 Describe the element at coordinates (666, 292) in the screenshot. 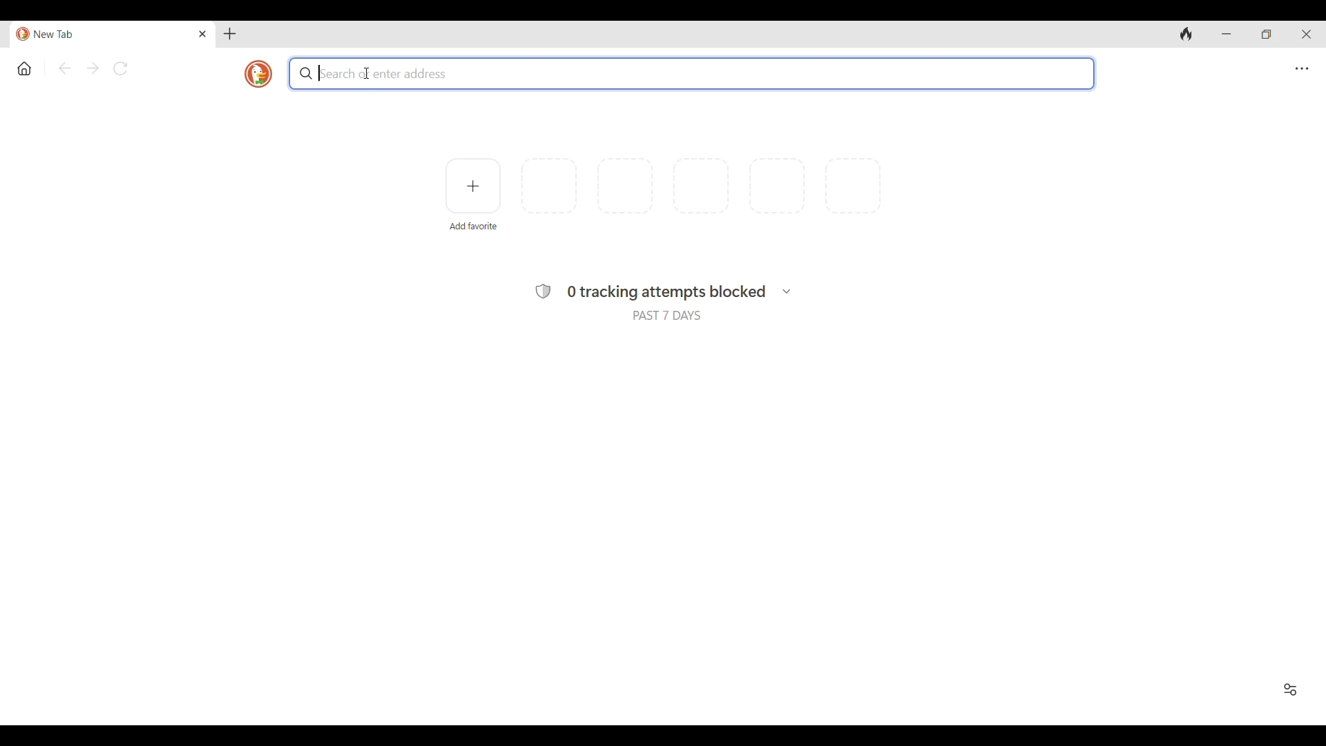

I see `0 tracking attempts blocked` at that location.